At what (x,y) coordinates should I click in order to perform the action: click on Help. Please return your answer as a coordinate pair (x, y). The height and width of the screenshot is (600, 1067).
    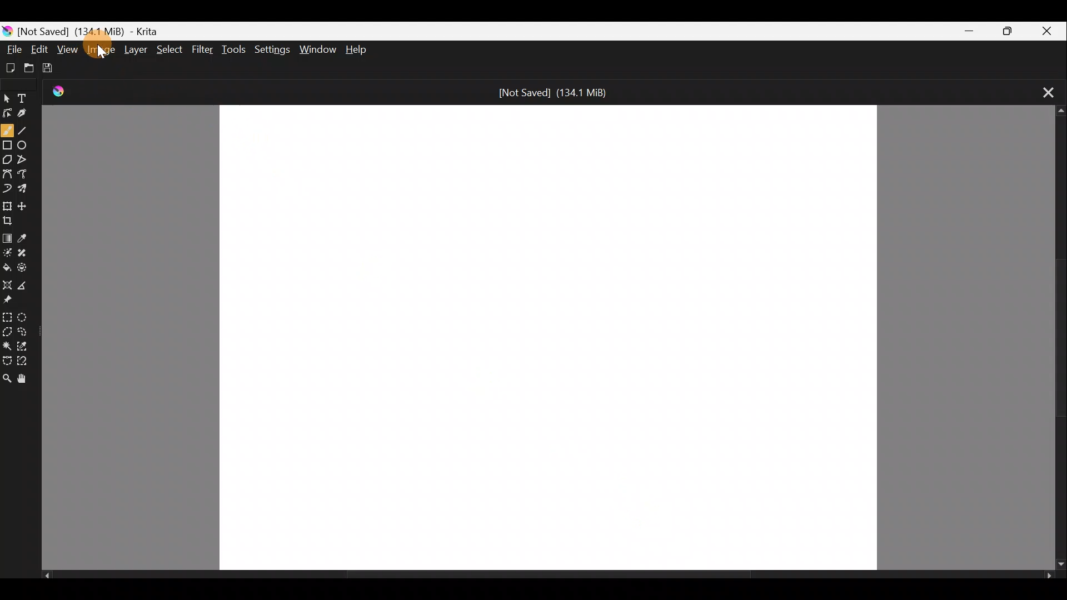
    Looking at the image, I should click on (360, 49).